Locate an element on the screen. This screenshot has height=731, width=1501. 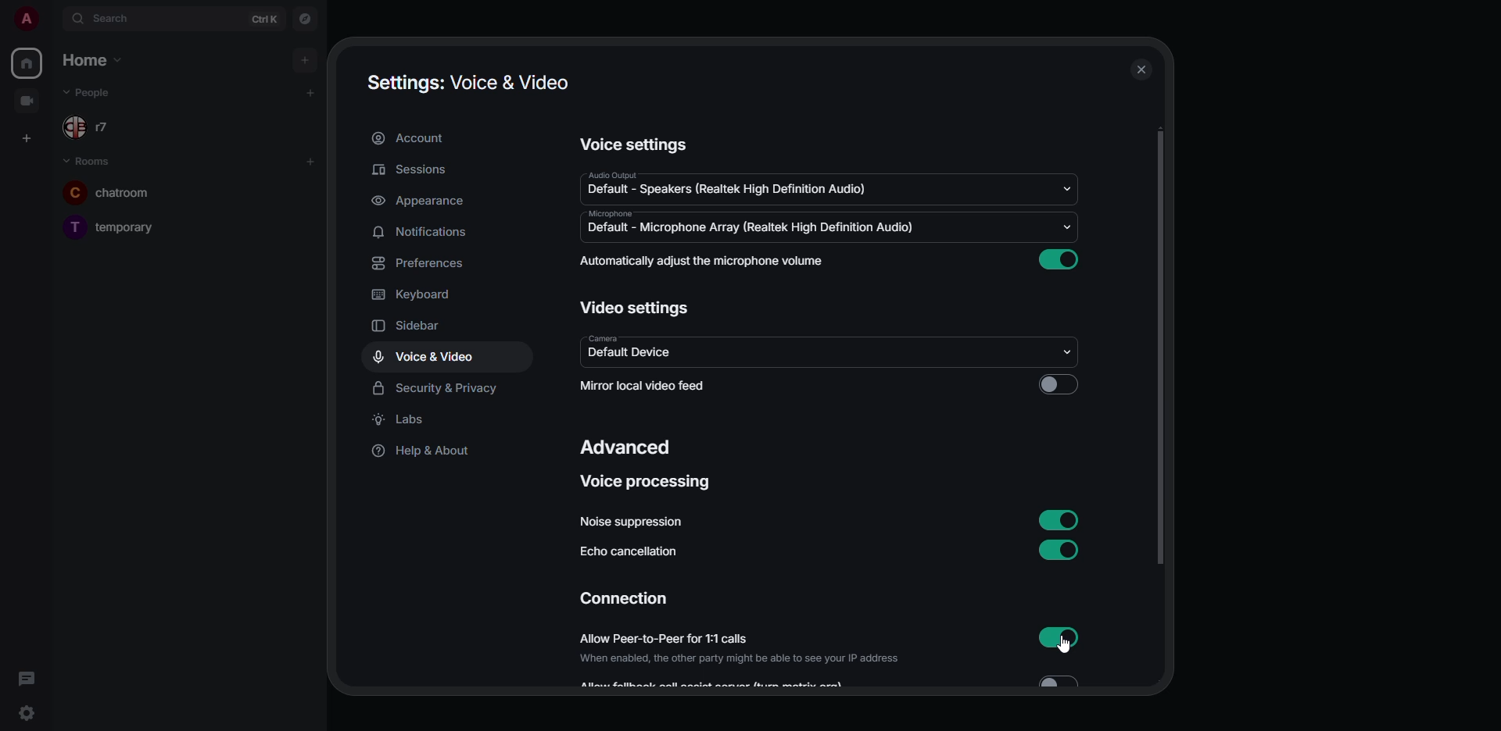
video settings is located at coordinates (635, 306).